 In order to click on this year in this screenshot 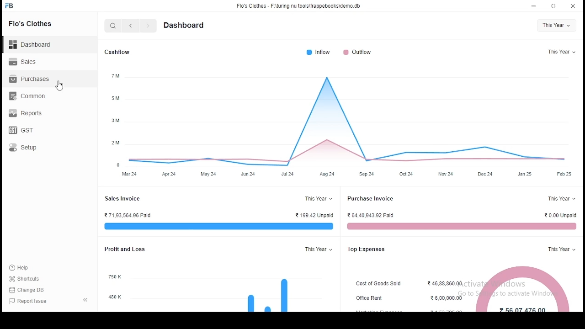, I will do `click(562, 249)`.